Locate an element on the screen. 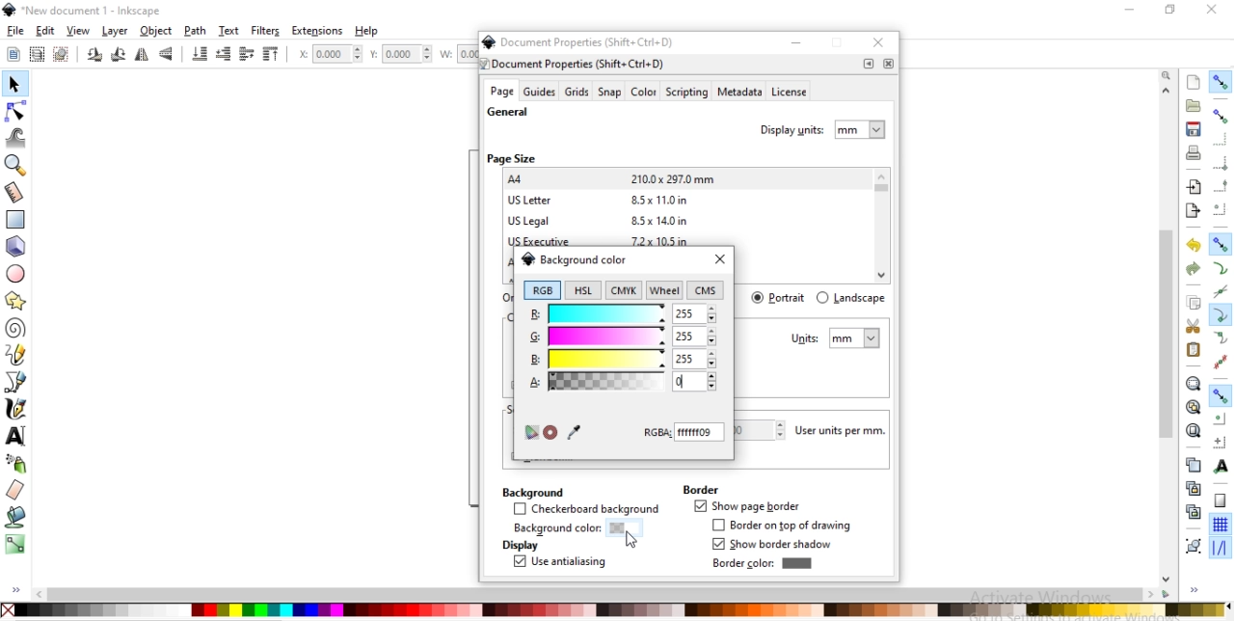  color is located at coordinates (643, 94).